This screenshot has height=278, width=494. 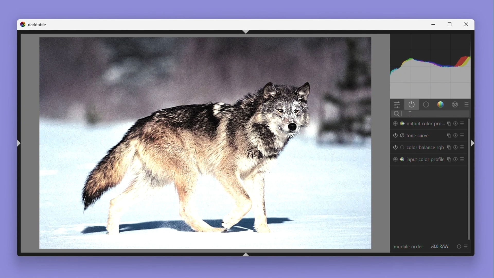 I want to click on Close , so click(x=468, y=24).